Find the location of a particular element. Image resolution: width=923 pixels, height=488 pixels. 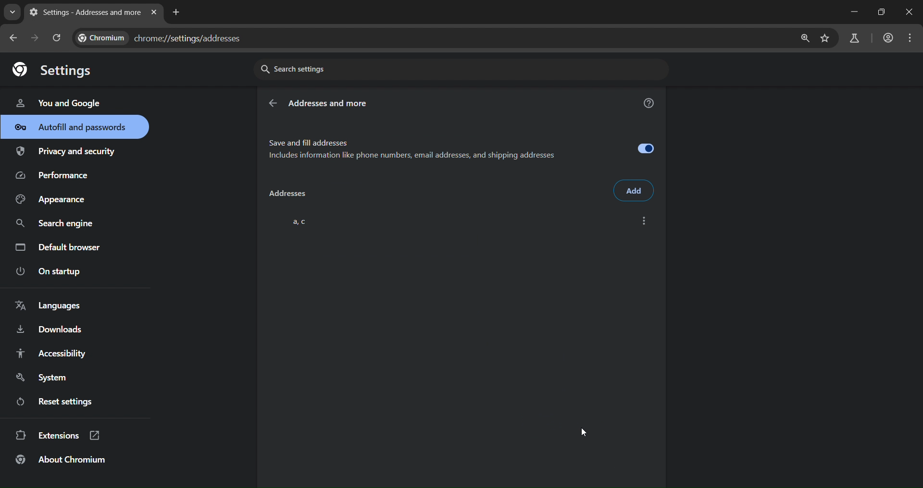

addresses and more is located at coordinates (330, 104).